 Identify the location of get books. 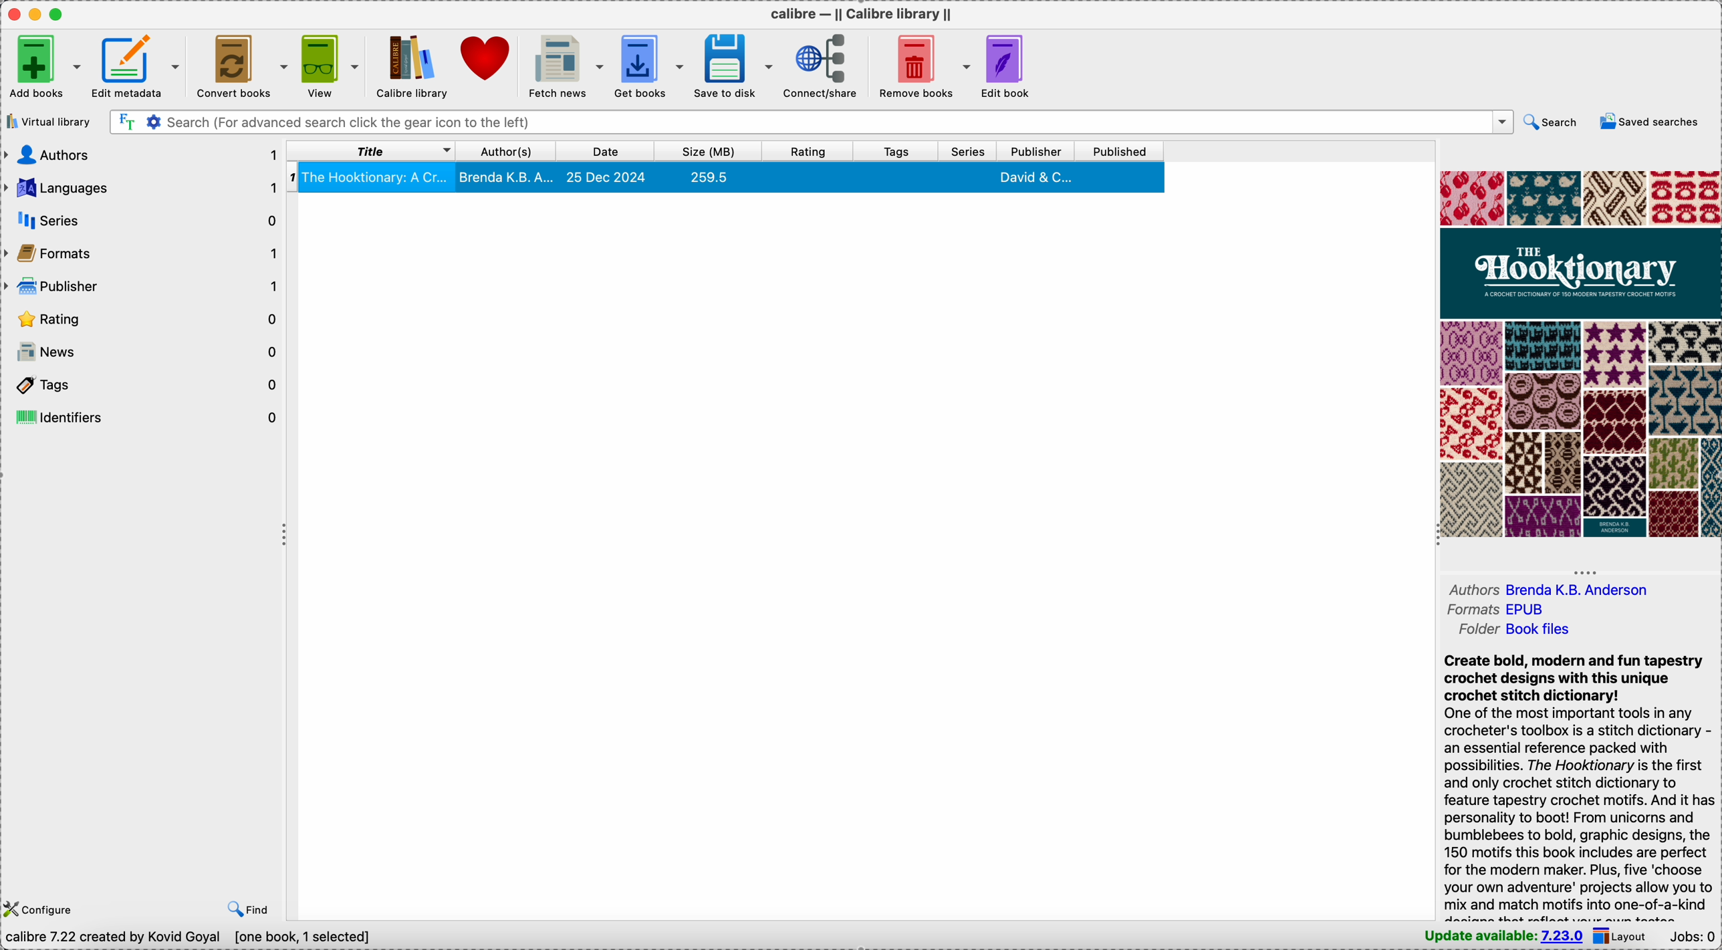
(649, 65).